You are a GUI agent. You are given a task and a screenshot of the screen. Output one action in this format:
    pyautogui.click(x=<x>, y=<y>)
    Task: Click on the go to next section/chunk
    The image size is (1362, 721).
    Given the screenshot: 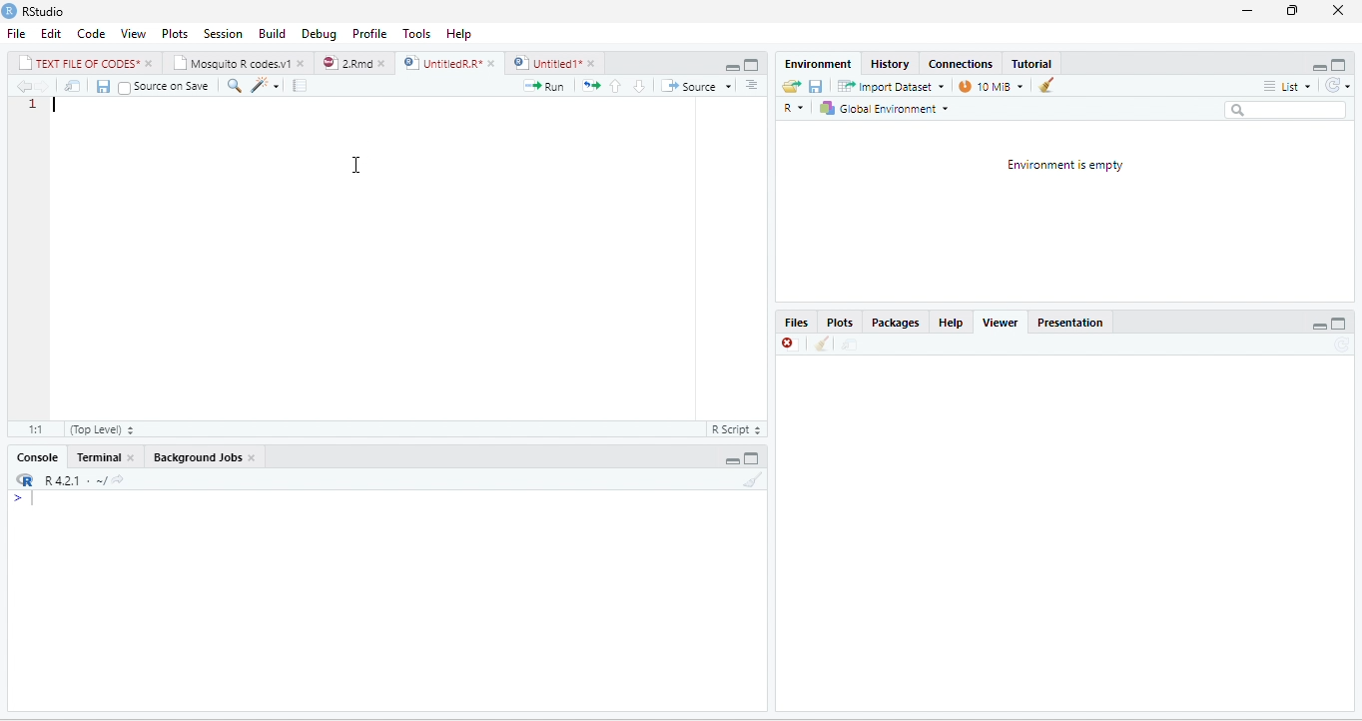 What is the action you would take?
    pyautogui.click(x=638, y=85)
    